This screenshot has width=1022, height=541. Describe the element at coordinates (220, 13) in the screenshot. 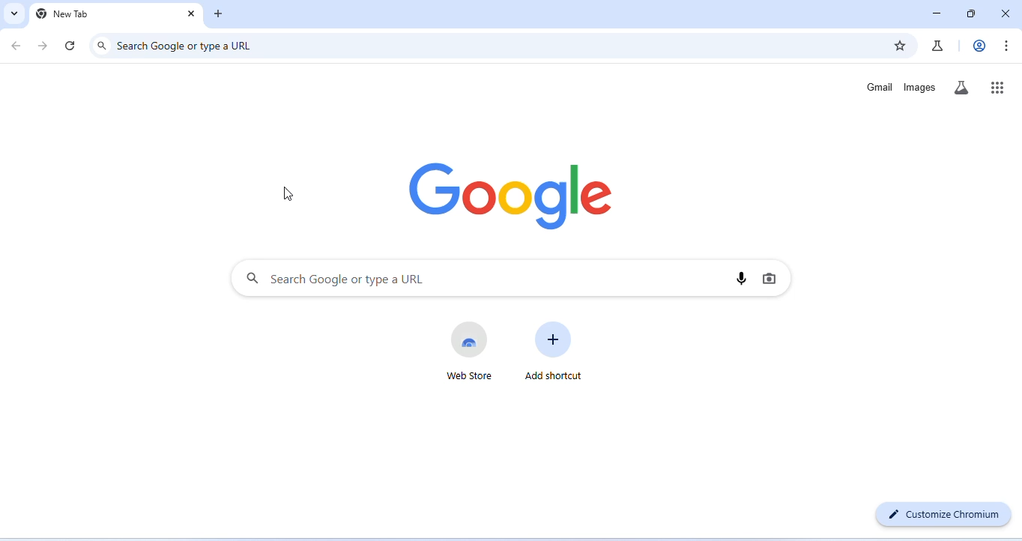

I see `add new tab` at that location.